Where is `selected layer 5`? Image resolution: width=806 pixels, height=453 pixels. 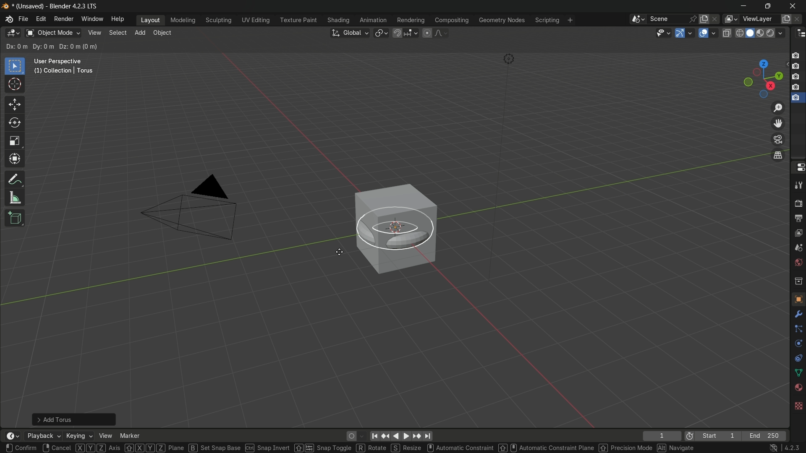
selected layer 5 is located at coordinates (796, 99).